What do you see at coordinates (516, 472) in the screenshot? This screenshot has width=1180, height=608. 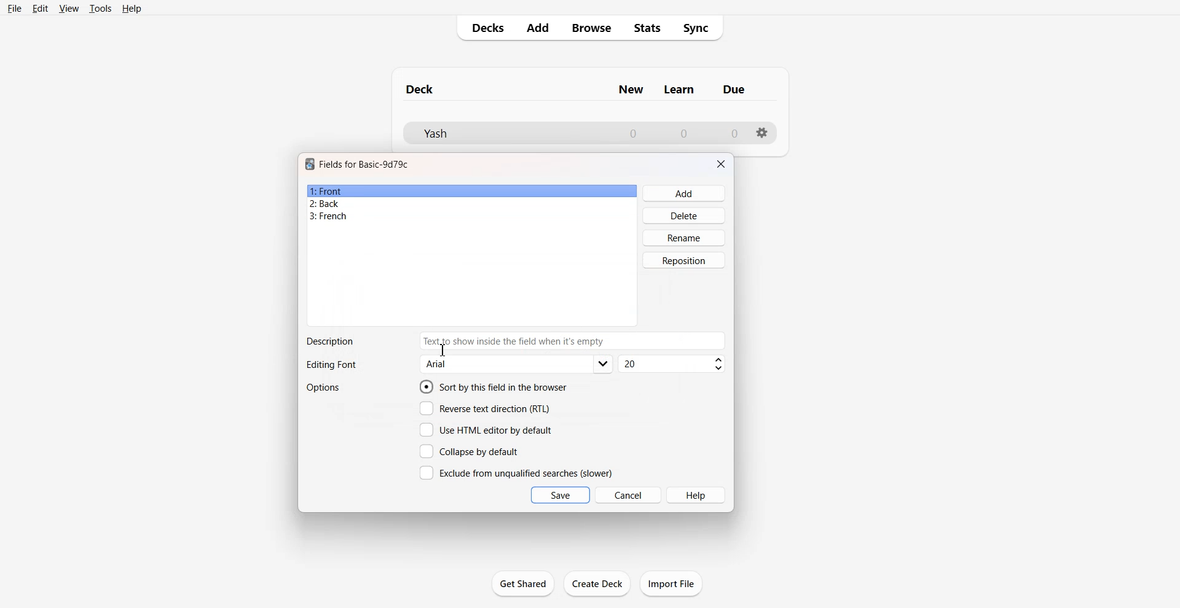 I see `Exclude from unqualified searches (slower)` at bounding box center [516, 472].